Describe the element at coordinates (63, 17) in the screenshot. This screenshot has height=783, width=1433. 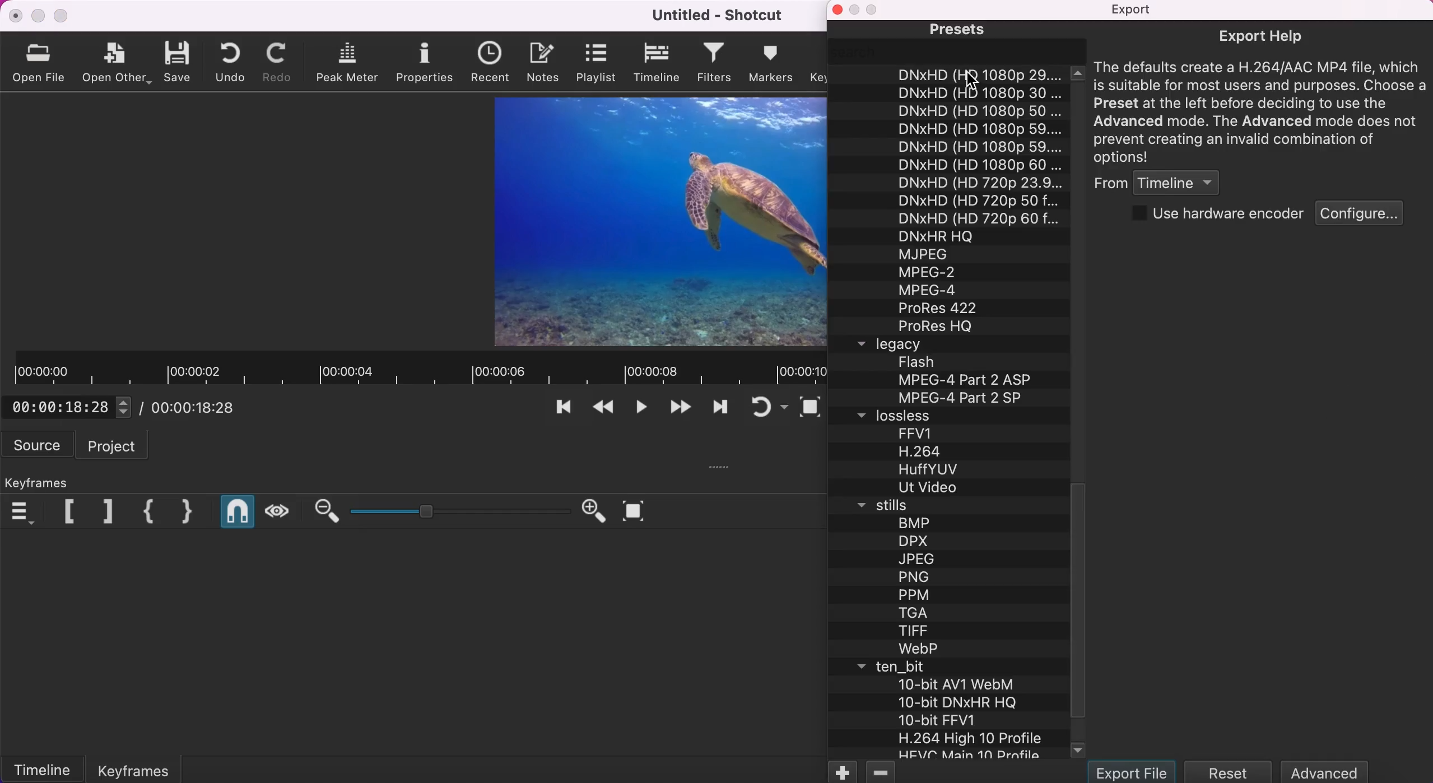
I see `maximize Shotcut` at that location.